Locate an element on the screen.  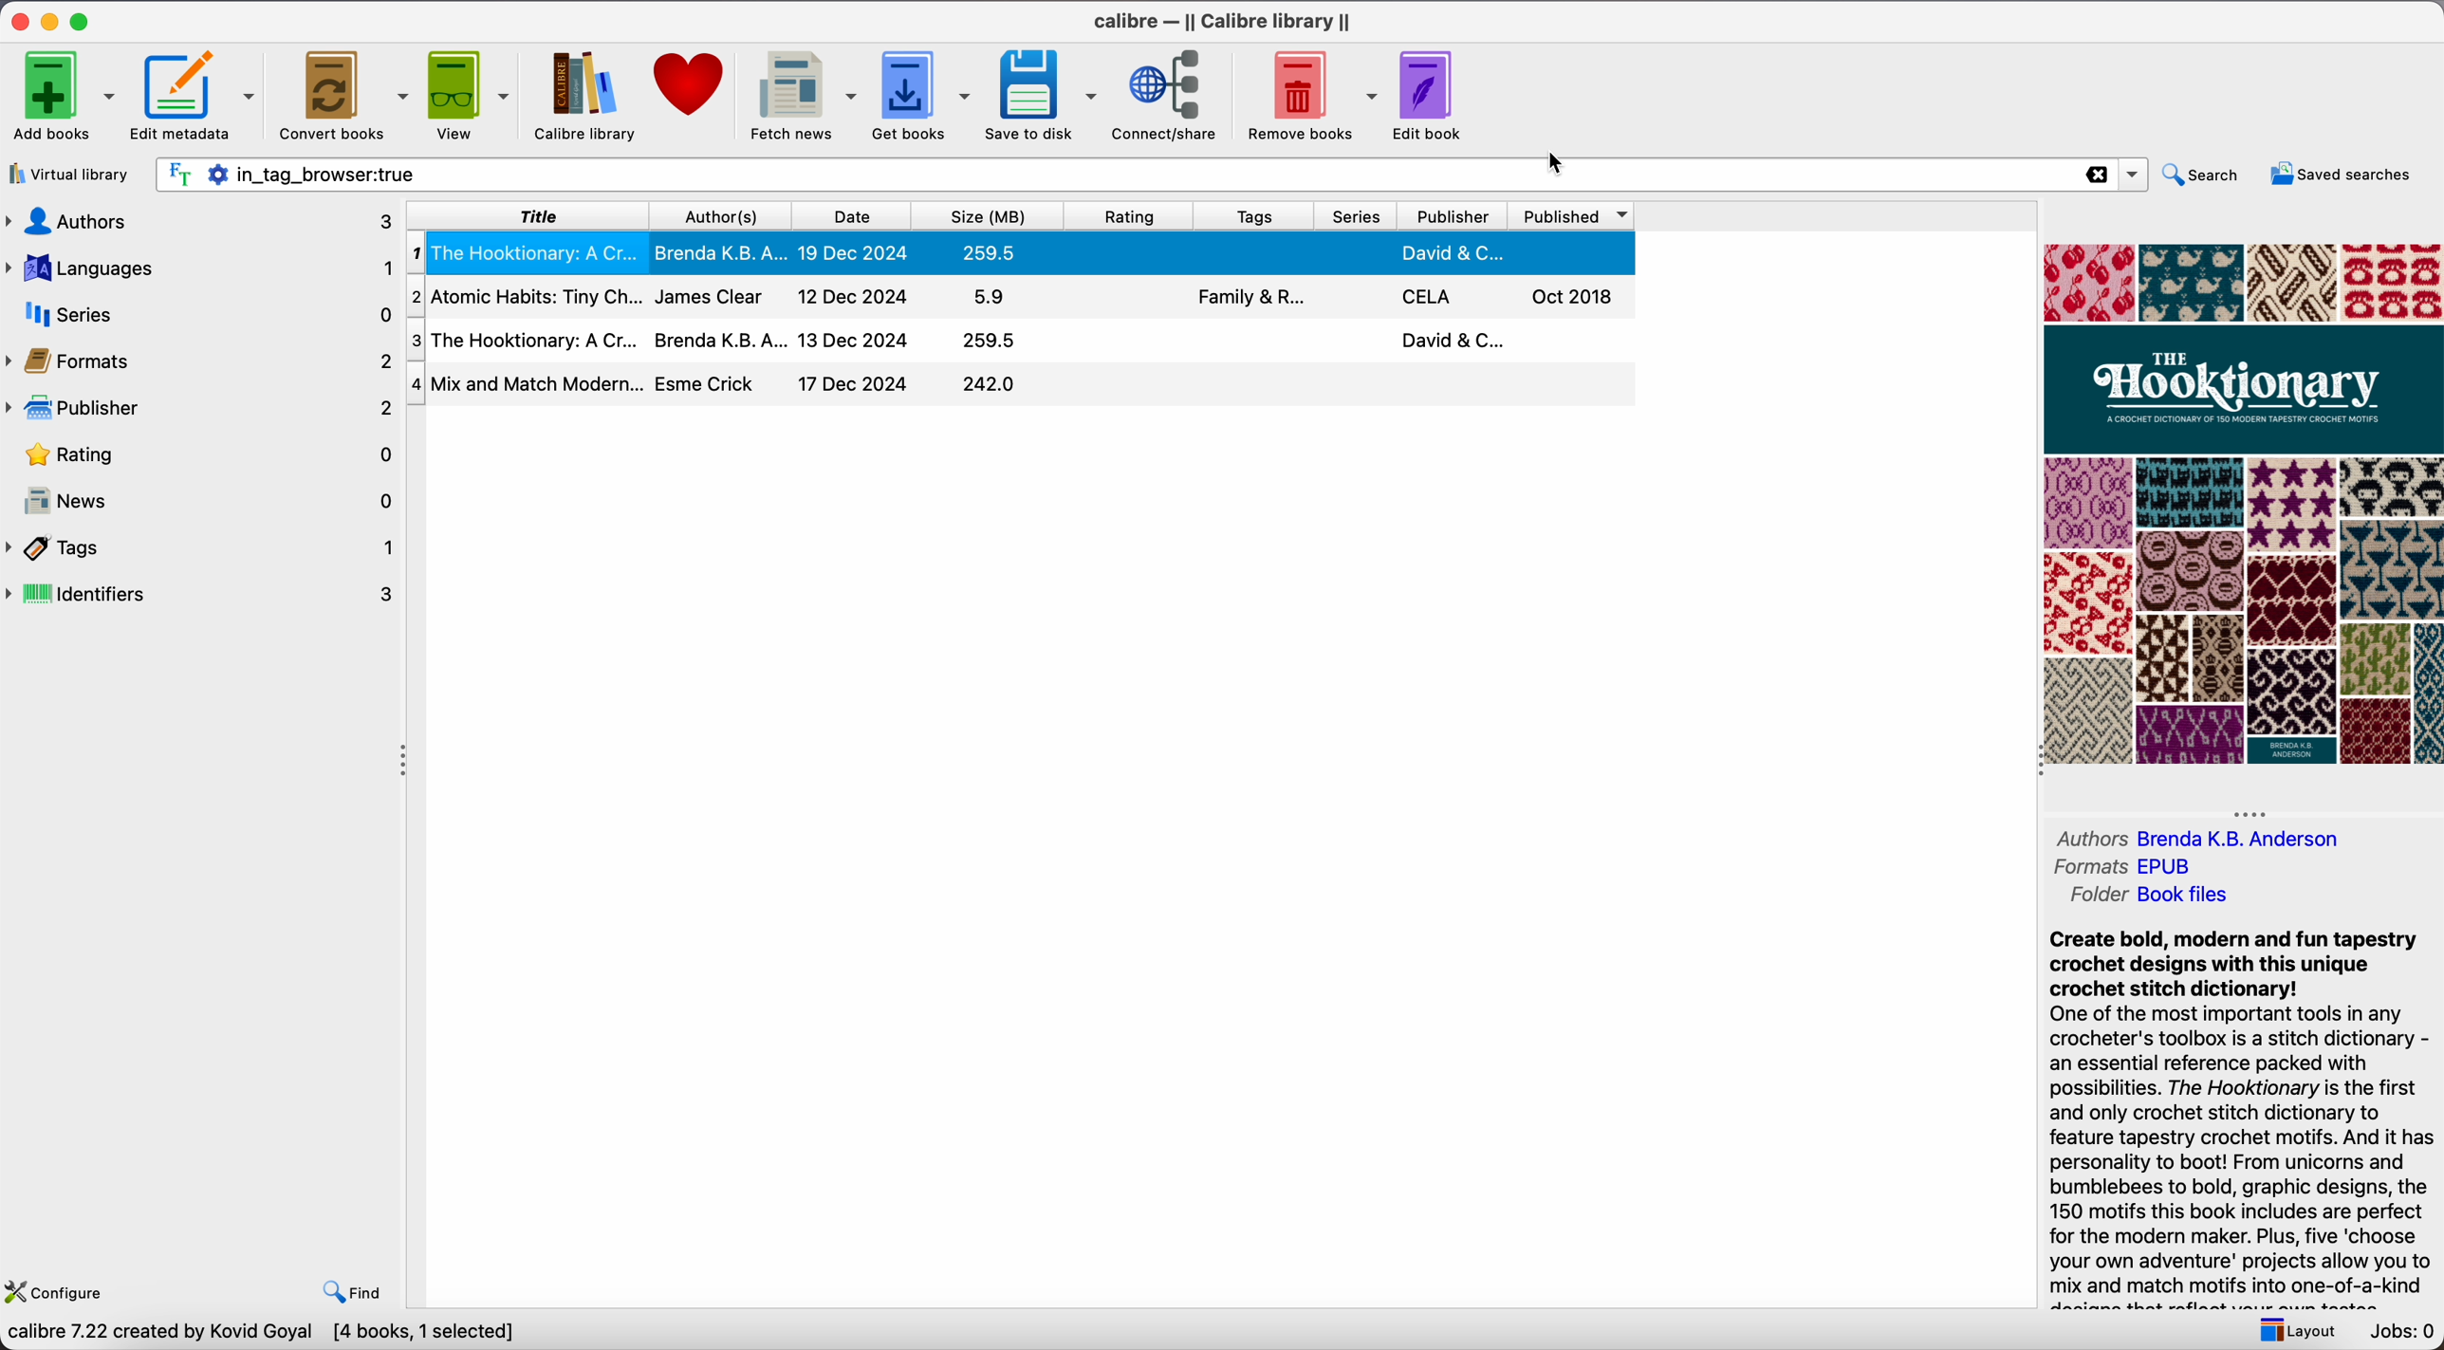
tags is located at coordinates (205, 550).